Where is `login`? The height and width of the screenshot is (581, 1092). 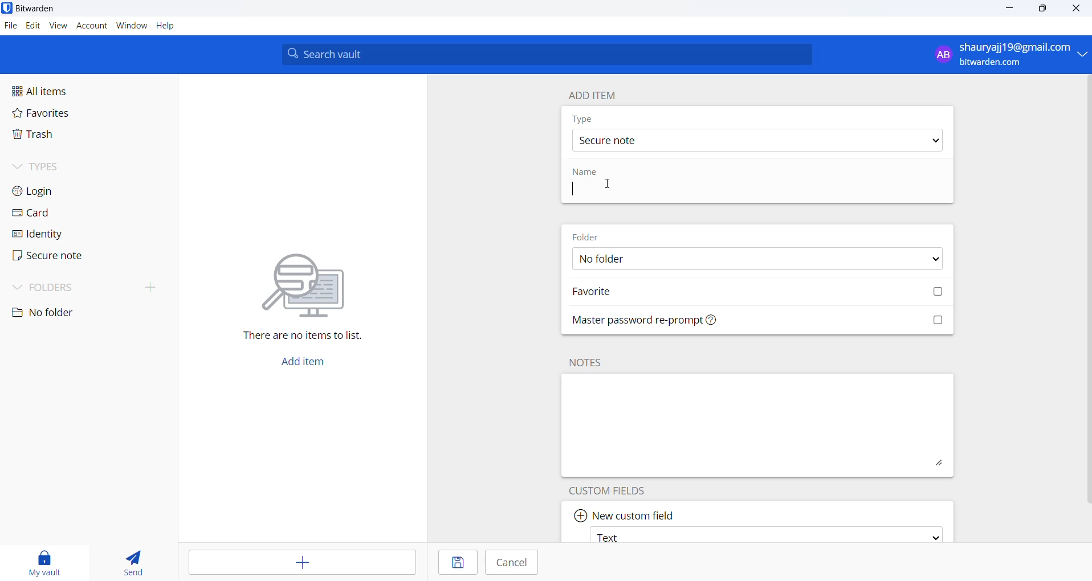
login is located at coordinates (58, 190).